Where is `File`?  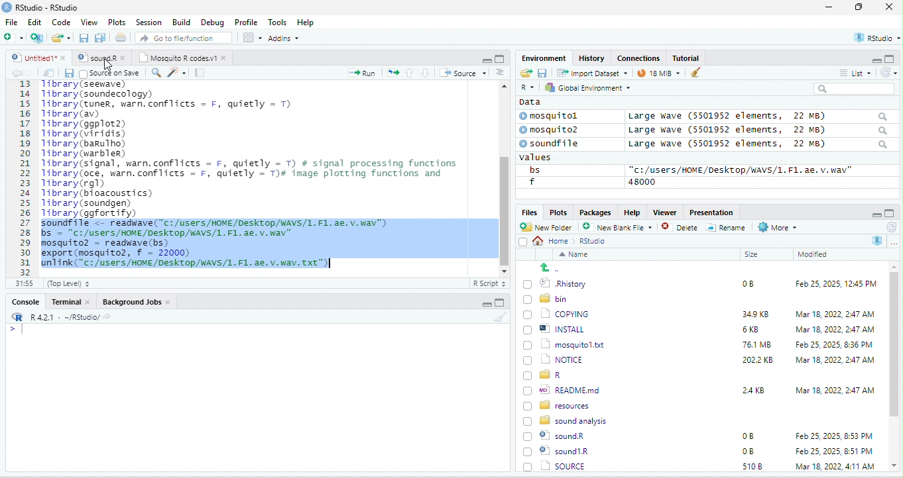
File is located at coordinates (11, 22).